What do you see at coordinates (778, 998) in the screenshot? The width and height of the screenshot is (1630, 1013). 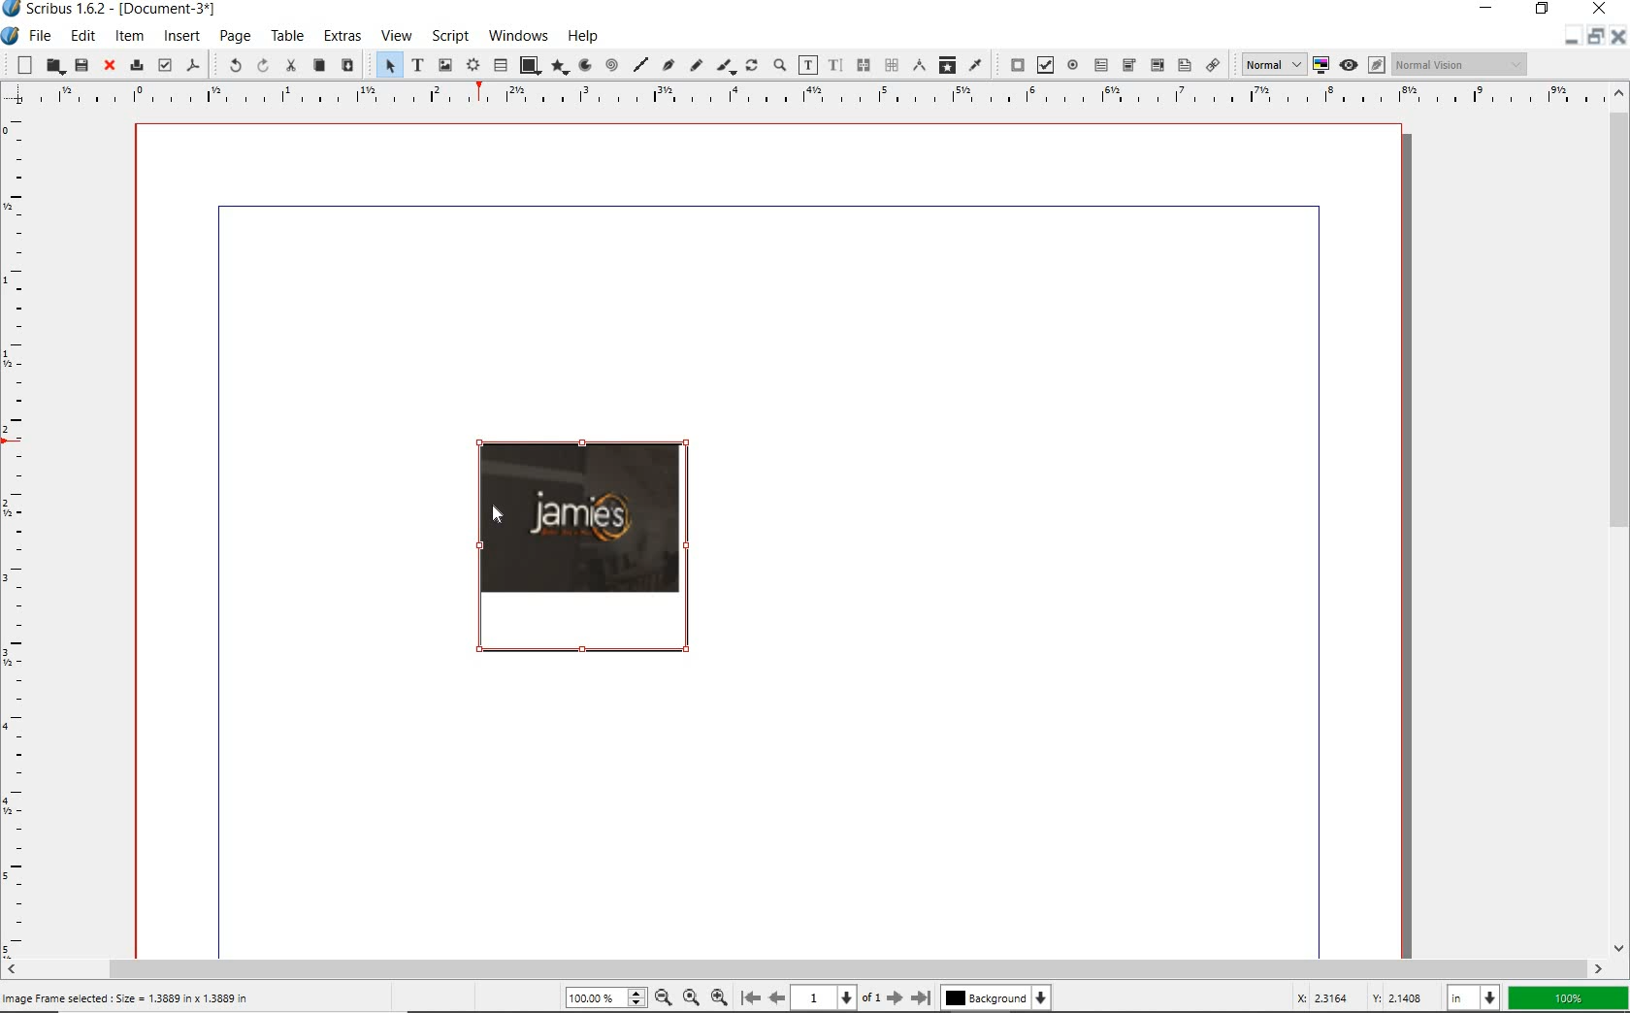 I see `previous` at bounding box center [778, 998].